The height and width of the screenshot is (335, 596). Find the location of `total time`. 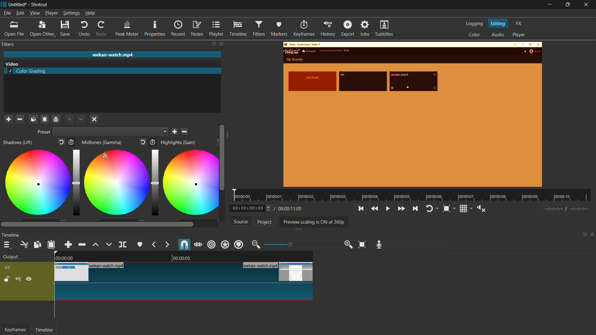

total time is located at coordinates (290, 209).